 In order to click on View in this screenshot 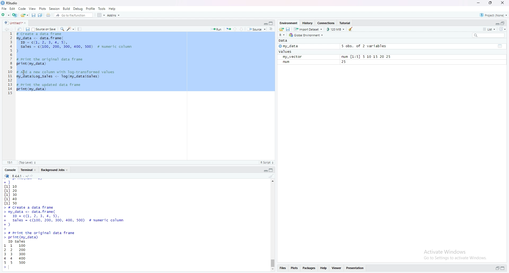, I will do `click(32, 9)`.